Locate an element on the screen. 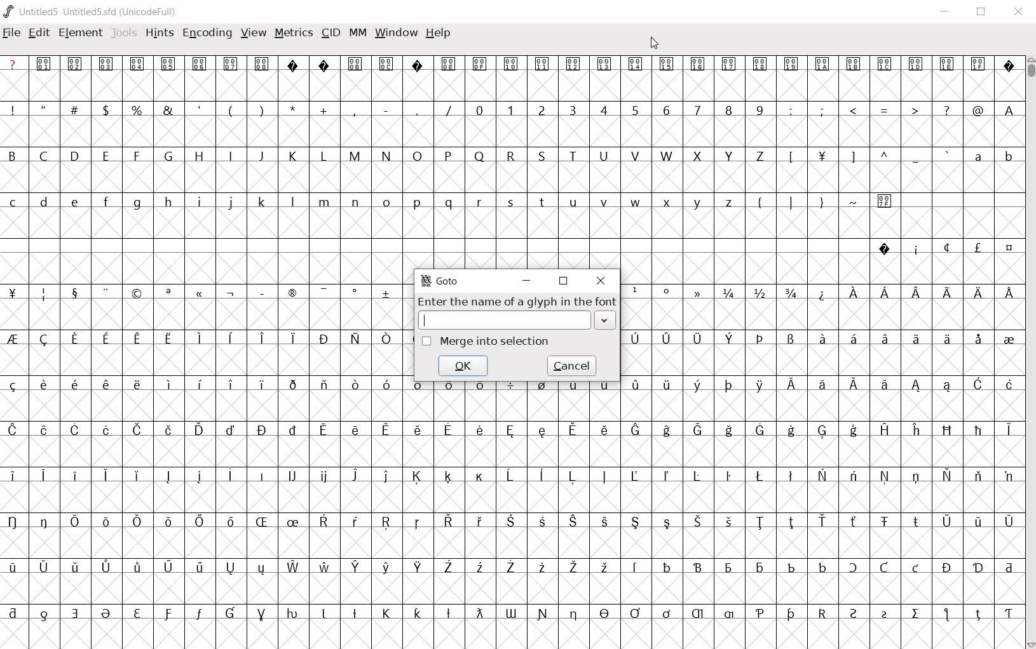 The height and width of the screenshot is (649, 1036). Symbol is located at coordinates (15, 431).